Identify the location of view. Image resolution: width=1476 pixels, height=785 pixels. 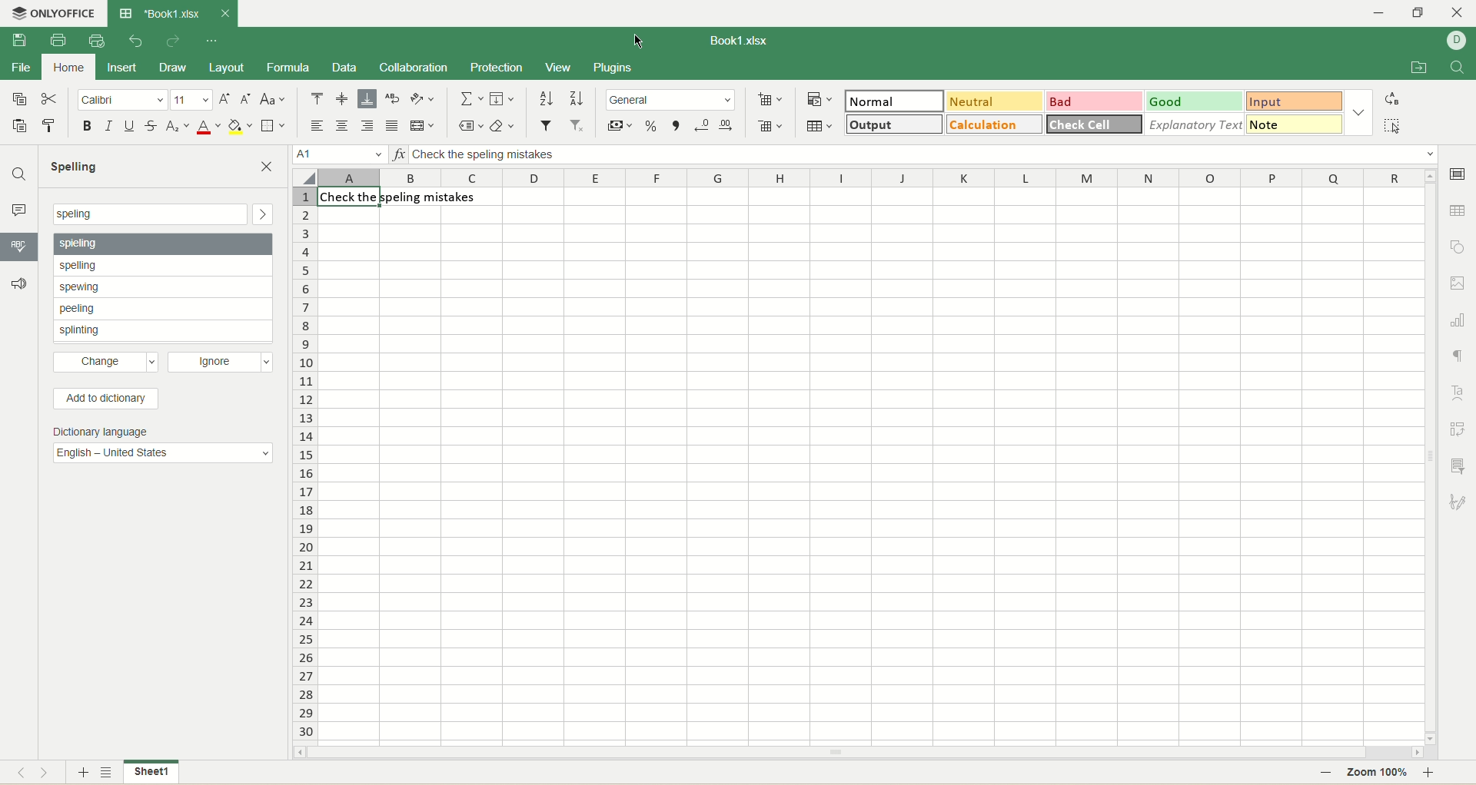
(557, 68).